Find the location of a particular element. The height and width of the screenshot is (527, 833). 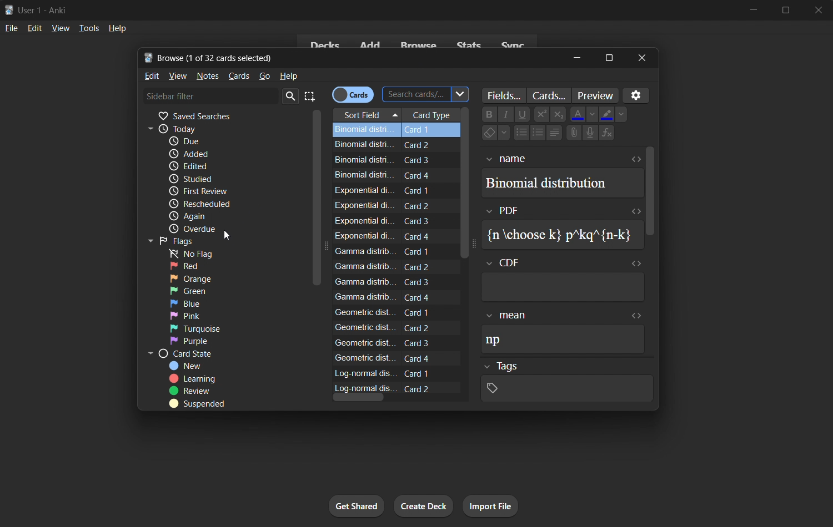

learning is located at coordinates (195, 379).